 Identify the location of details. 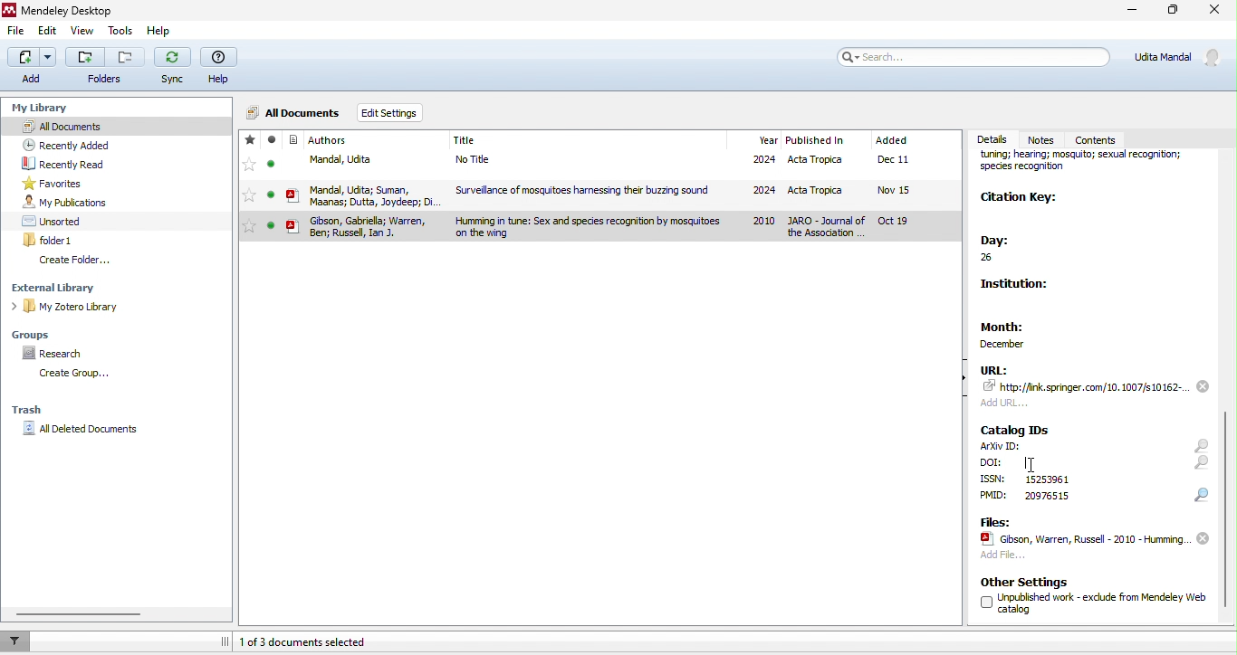
(994, 139).